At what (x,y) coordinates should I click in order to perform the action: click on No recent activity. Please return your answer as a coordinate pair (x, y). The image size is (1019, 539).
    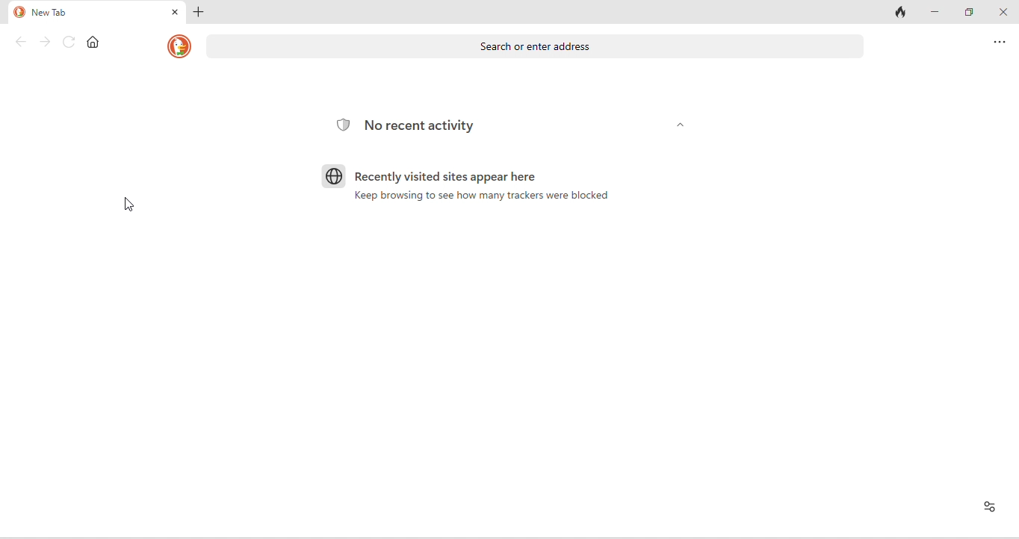
    Looking at the image, I should click on (424, 125).